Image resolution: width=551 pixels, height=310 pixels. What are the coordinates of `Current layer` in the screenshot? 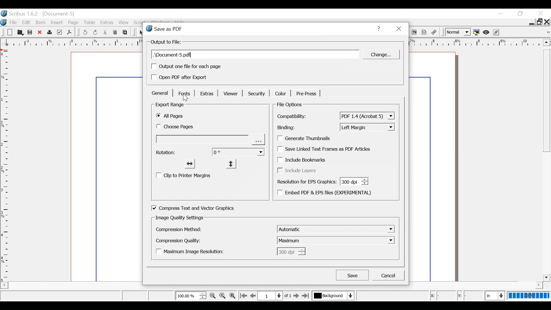 It's located at (333, 295).